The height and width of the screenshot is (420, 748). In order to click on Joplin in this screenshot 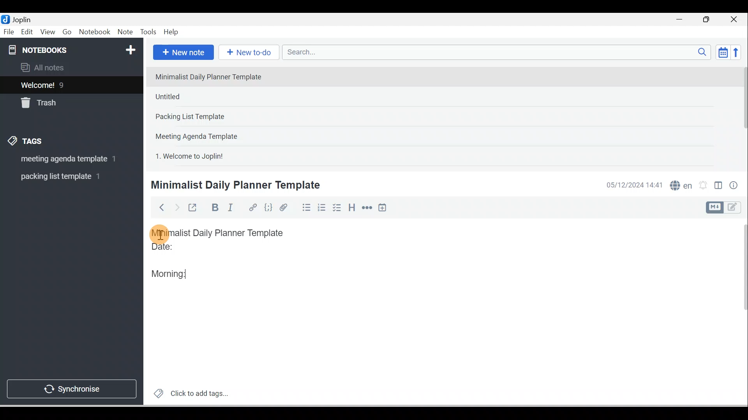, I will do `click(24, 19)`.